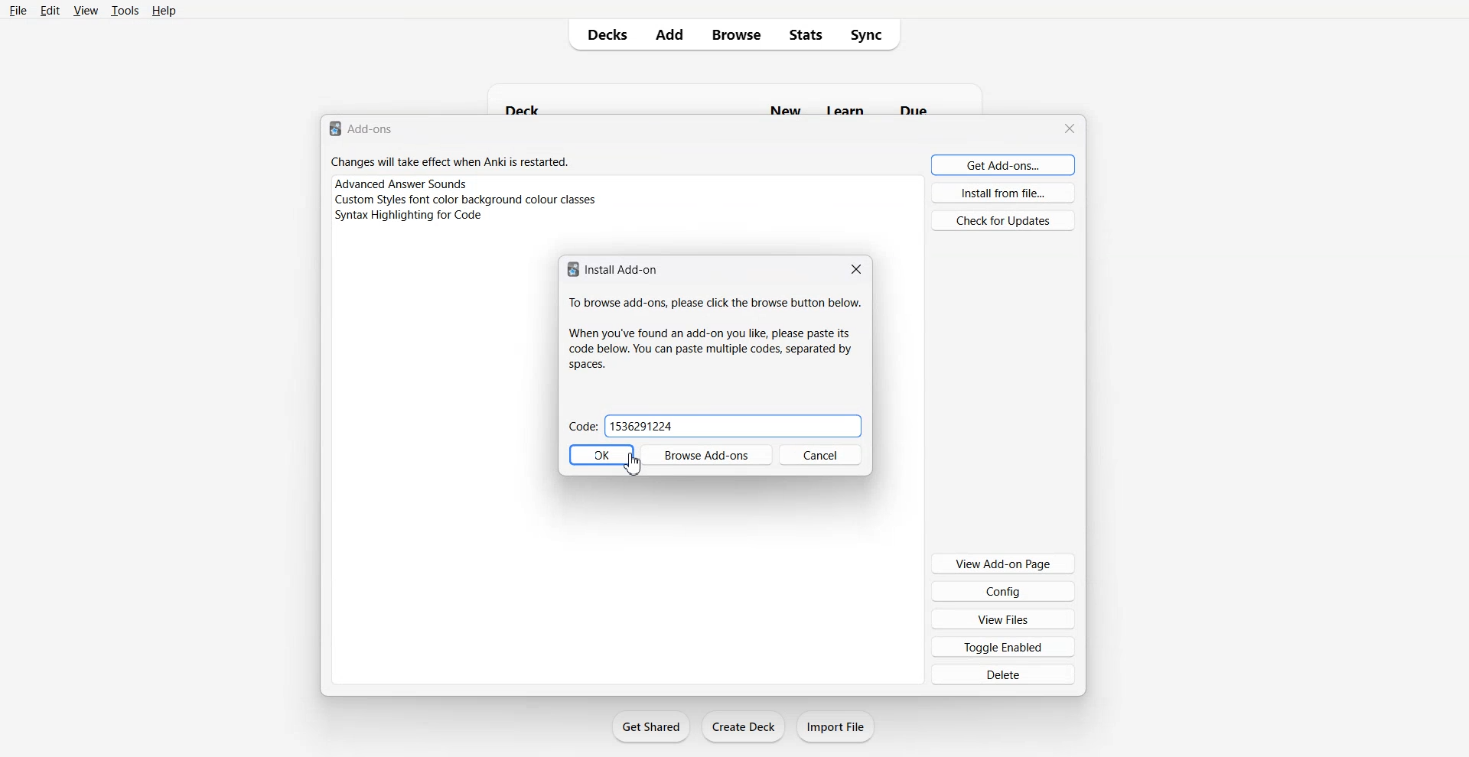 This screenshot has width=1469, height=757. I want to click on Check for Updates, so click(1002, 219).